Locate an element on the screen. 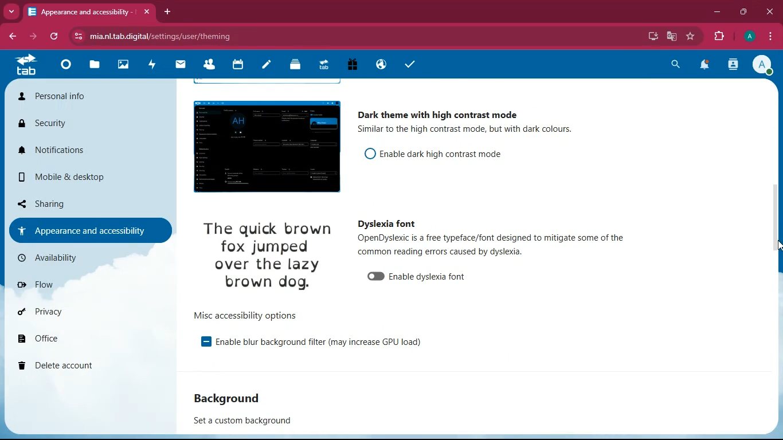 The image size is (783, 440). back is located at coordinates (12, 37).